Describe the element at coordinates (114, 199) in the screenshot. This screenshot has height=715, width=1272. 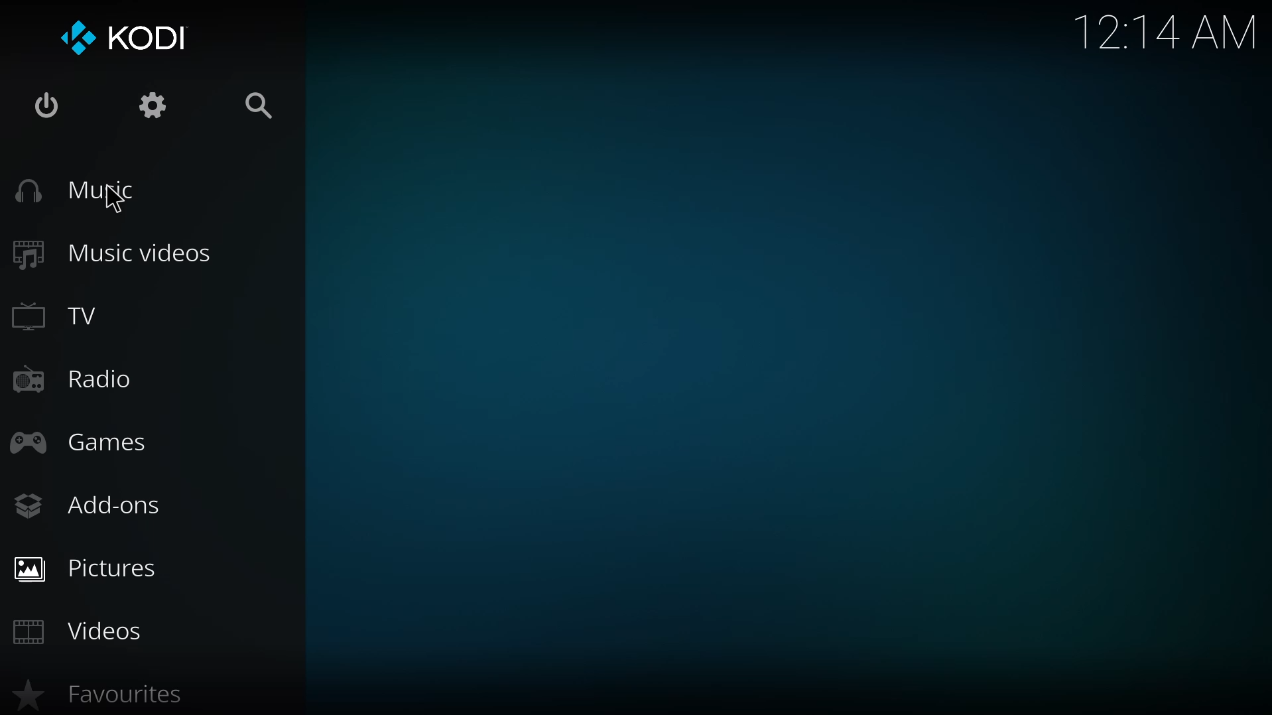
I see `cursor` at that location.